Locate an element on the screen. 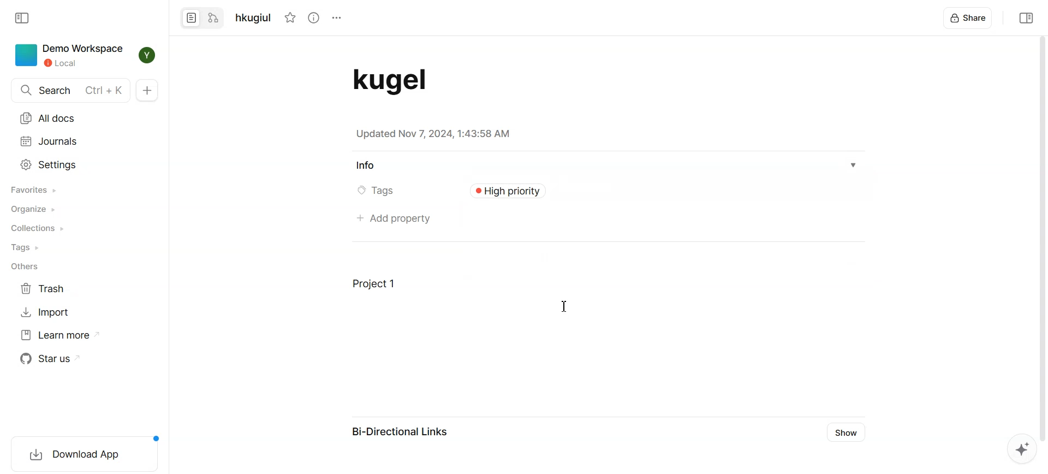  Learn more is located at coordinates (59, 335).